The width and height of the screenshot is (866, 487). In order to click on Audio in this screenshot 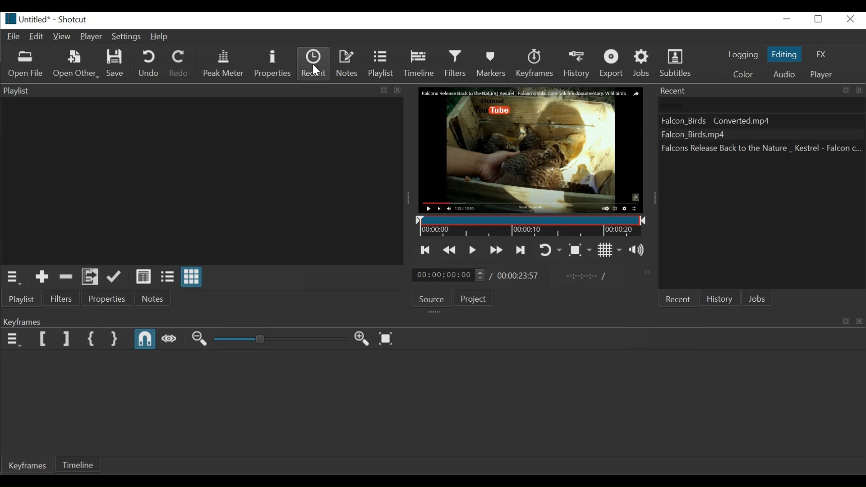, I will do `click(784, 75)`.